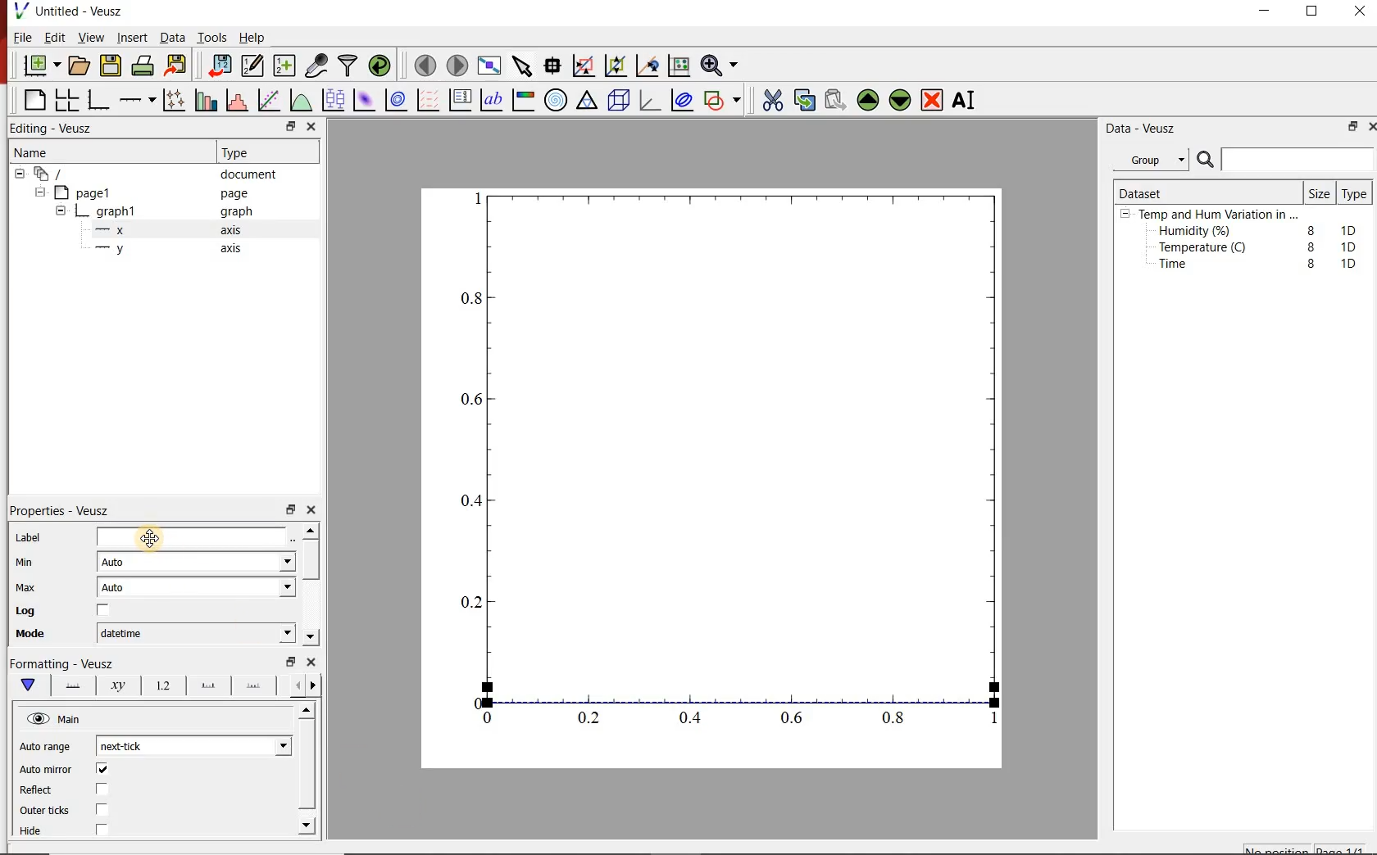 This screenshot has width=1377, height=855. Describe the element at coordinates (57, 128) in the screenshot. I see `Editing - Veusz` at that location.